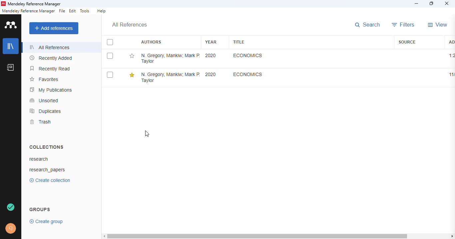 The width and height of the screenshot is (455, 239). What do you see at coordinates (46, 147) in the screenshot?
I see `collections` at bounding box center [46, 147].